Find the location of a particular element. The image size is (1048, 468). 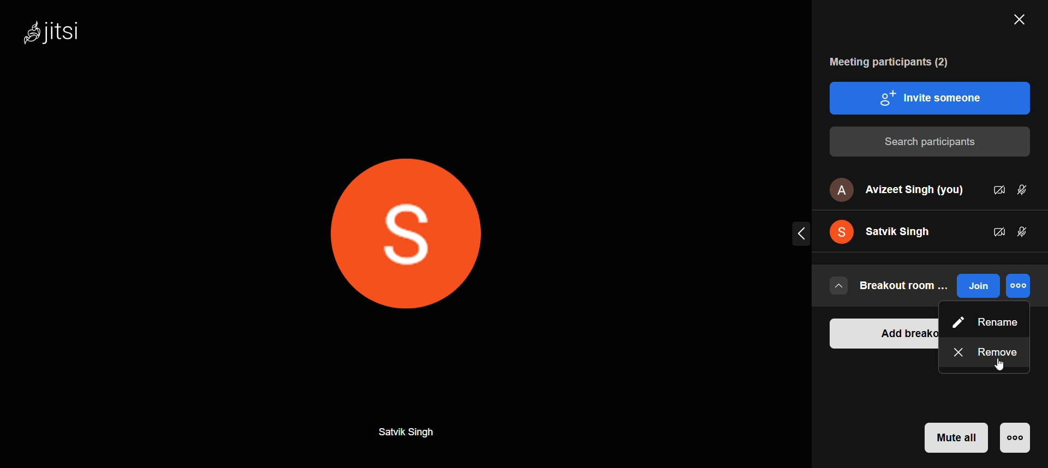

Rename option is located at coordinates (982, 321).